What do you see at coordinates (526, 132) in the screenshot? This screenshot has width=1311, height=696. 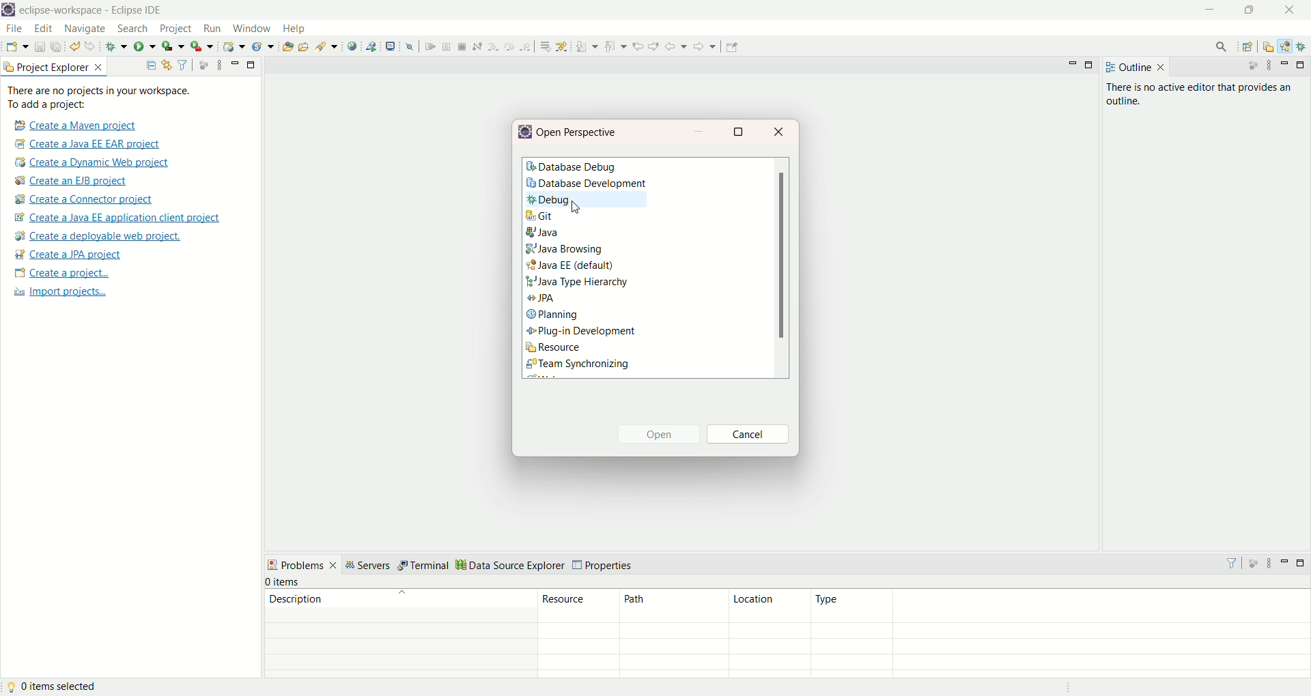 I see `logo` at bounding box center [526, 132].